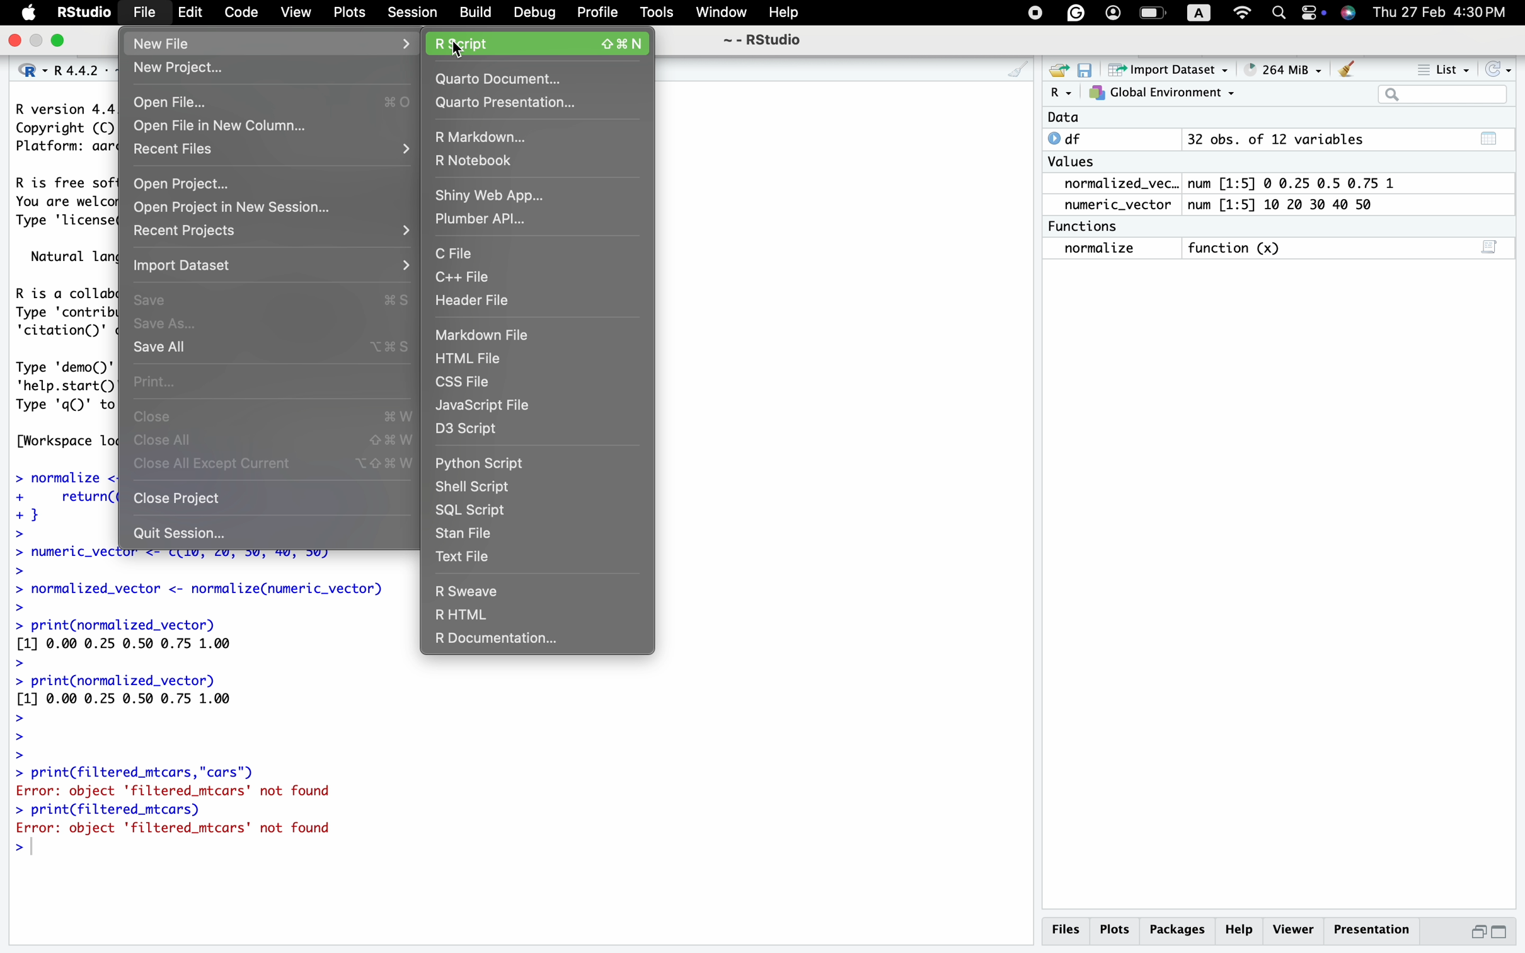 The image size is (1525, 953). What do you see at coordinates (72, 257) in the screenshot?
I see `Natural lang` at bounding box center [72, 257].